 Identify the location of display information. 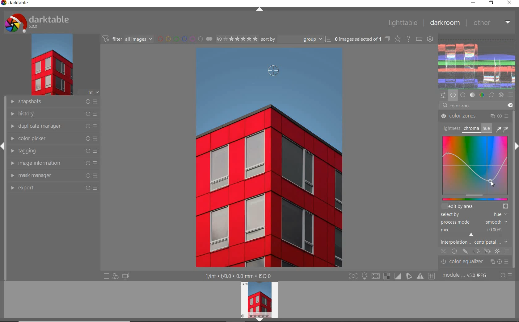
(239, 276).